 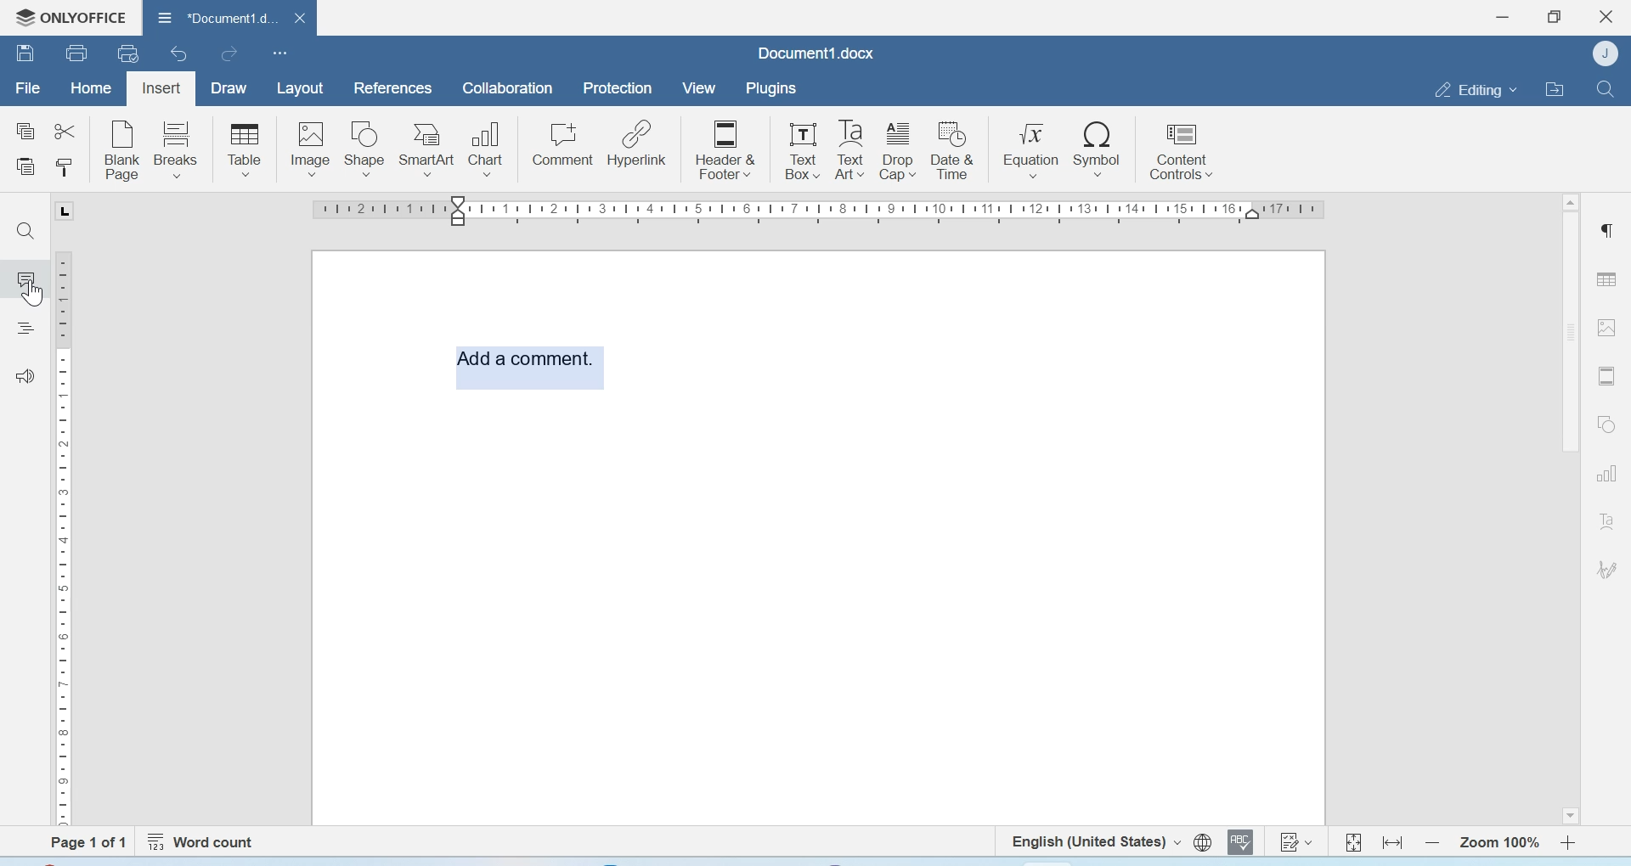 What do you see at coordinates (26, 132) in the screenshot?
I see `Copy` at bounding box center [26, 132].